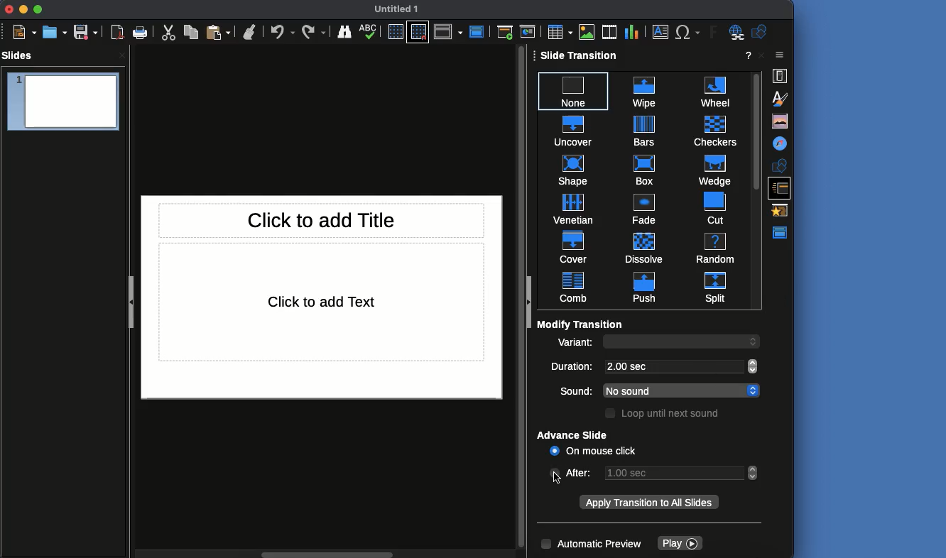 The width and height of the screenshot is (946, 558). I want to click on split, so click(715, 287).